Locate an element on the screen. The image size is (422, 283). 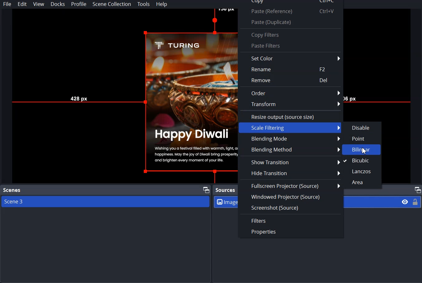
Profile is located at coordinates (79, 4).